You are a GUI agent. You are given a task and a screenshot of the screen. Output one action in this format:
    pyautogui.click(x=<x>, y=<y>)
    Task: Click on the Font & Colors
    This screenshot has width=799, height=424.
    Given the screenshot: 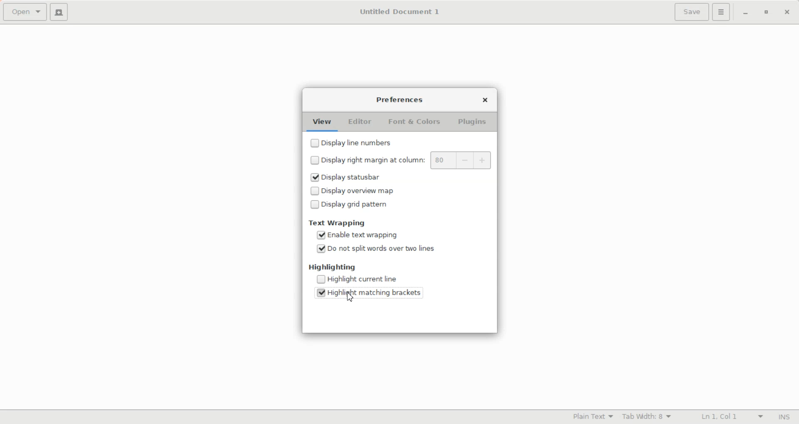 What is the action you would take?
    pyautogui.click(x=416, y=122)
    